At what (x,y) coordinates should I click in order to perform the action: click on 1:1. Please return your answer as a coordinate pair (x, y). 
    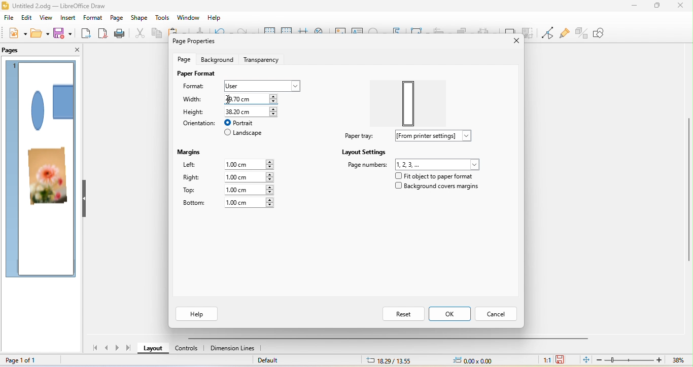
    Looking at the image, I should click on (545, 360).